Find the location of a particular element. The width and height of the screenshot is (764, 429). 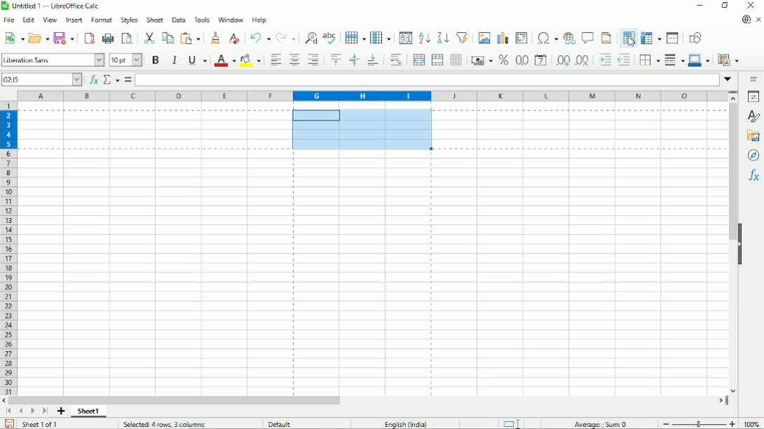

Title is located at coordinates (53, 6).